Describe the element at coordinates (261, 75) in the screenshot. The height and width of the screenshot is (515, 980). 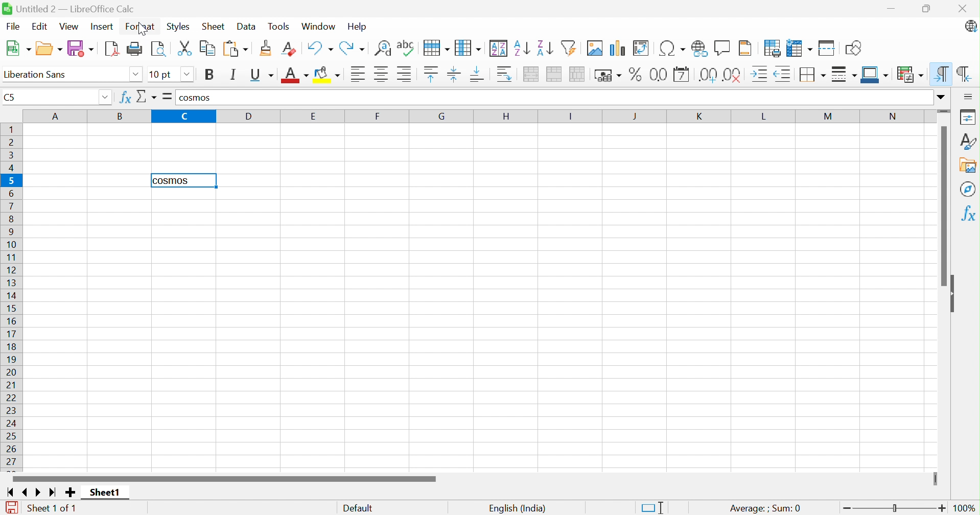
I see `Underline` at that location.